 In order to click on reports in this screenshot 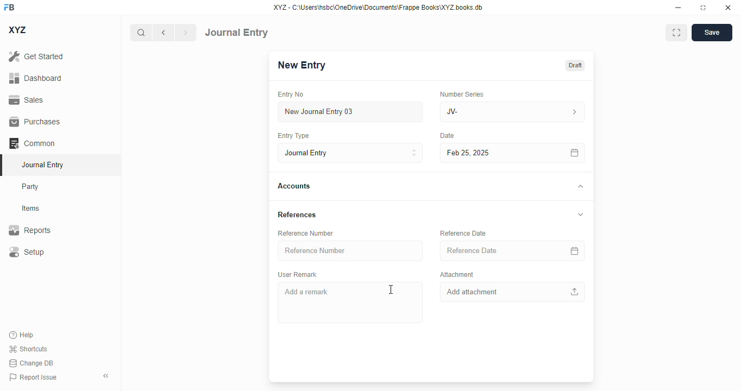, I will do `click(30, 230)`.